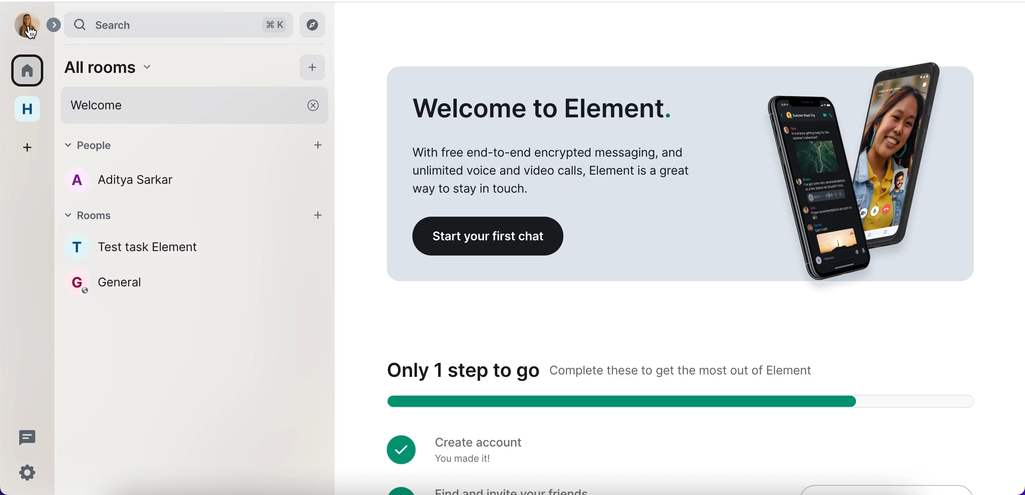  I want to click on general, so click(125, 287).